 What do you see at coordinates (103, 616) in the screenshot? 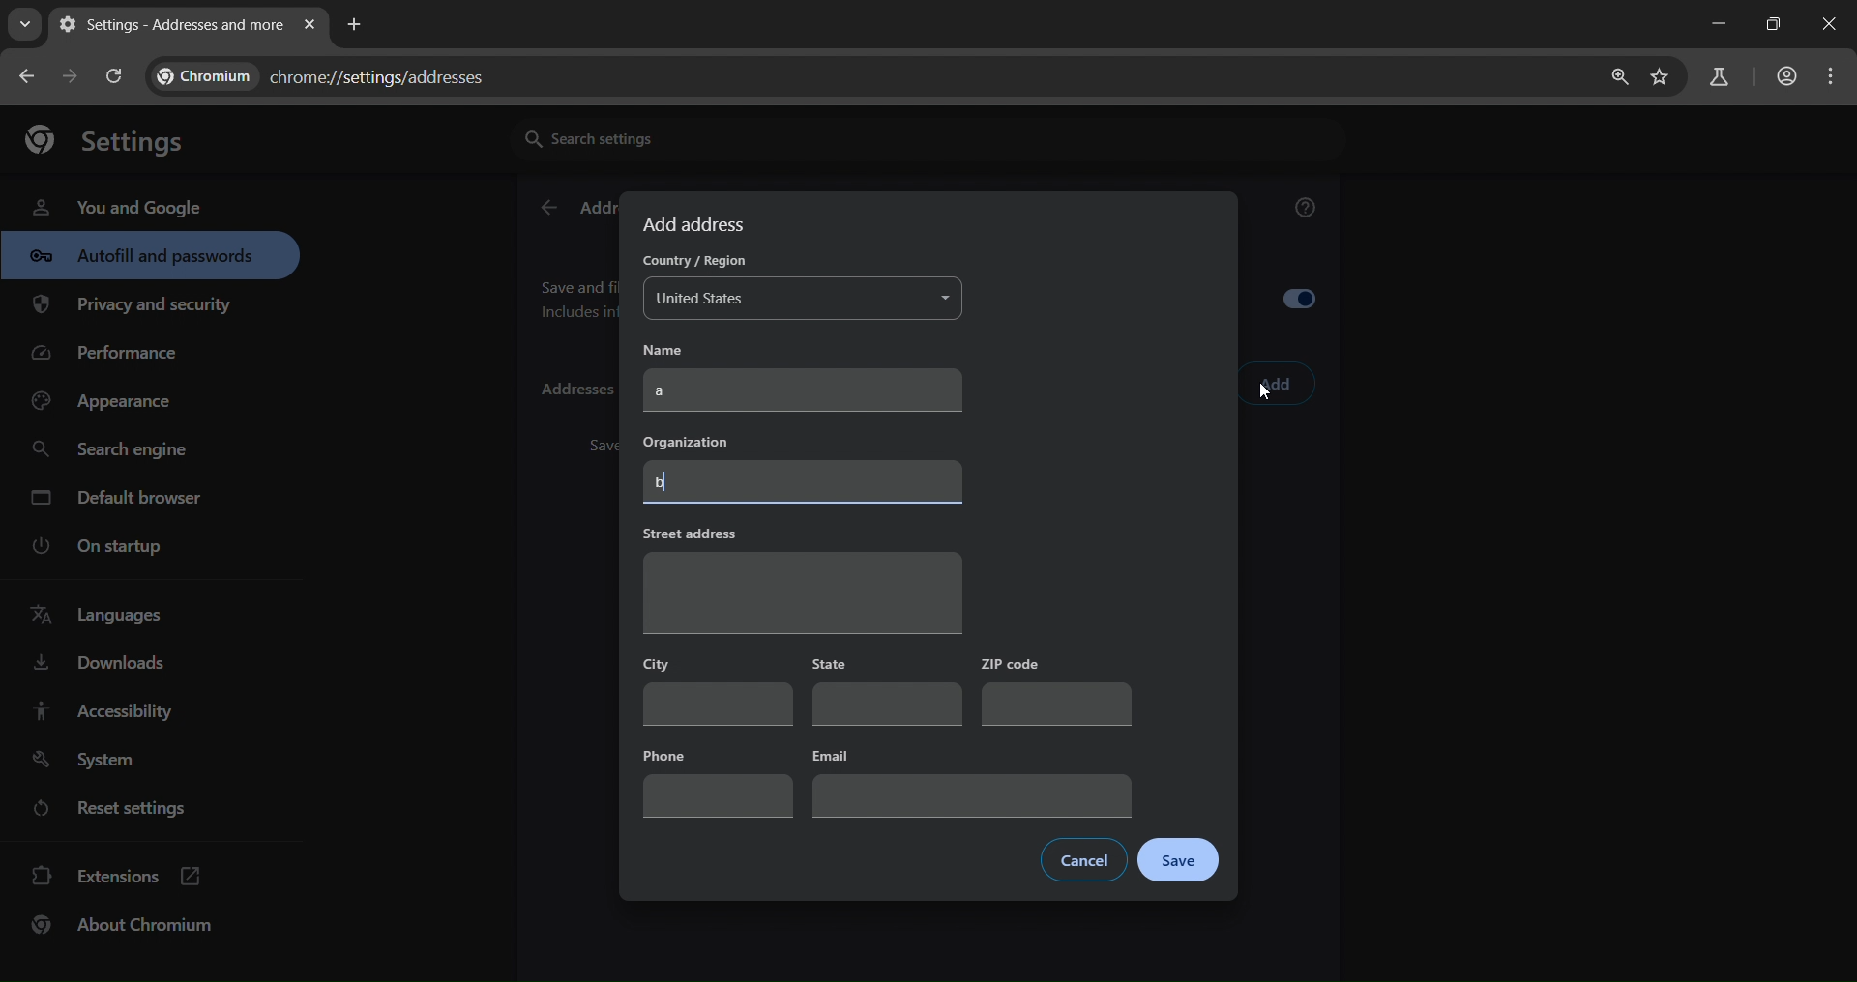
I see `language` at bounding box center [103, 616].